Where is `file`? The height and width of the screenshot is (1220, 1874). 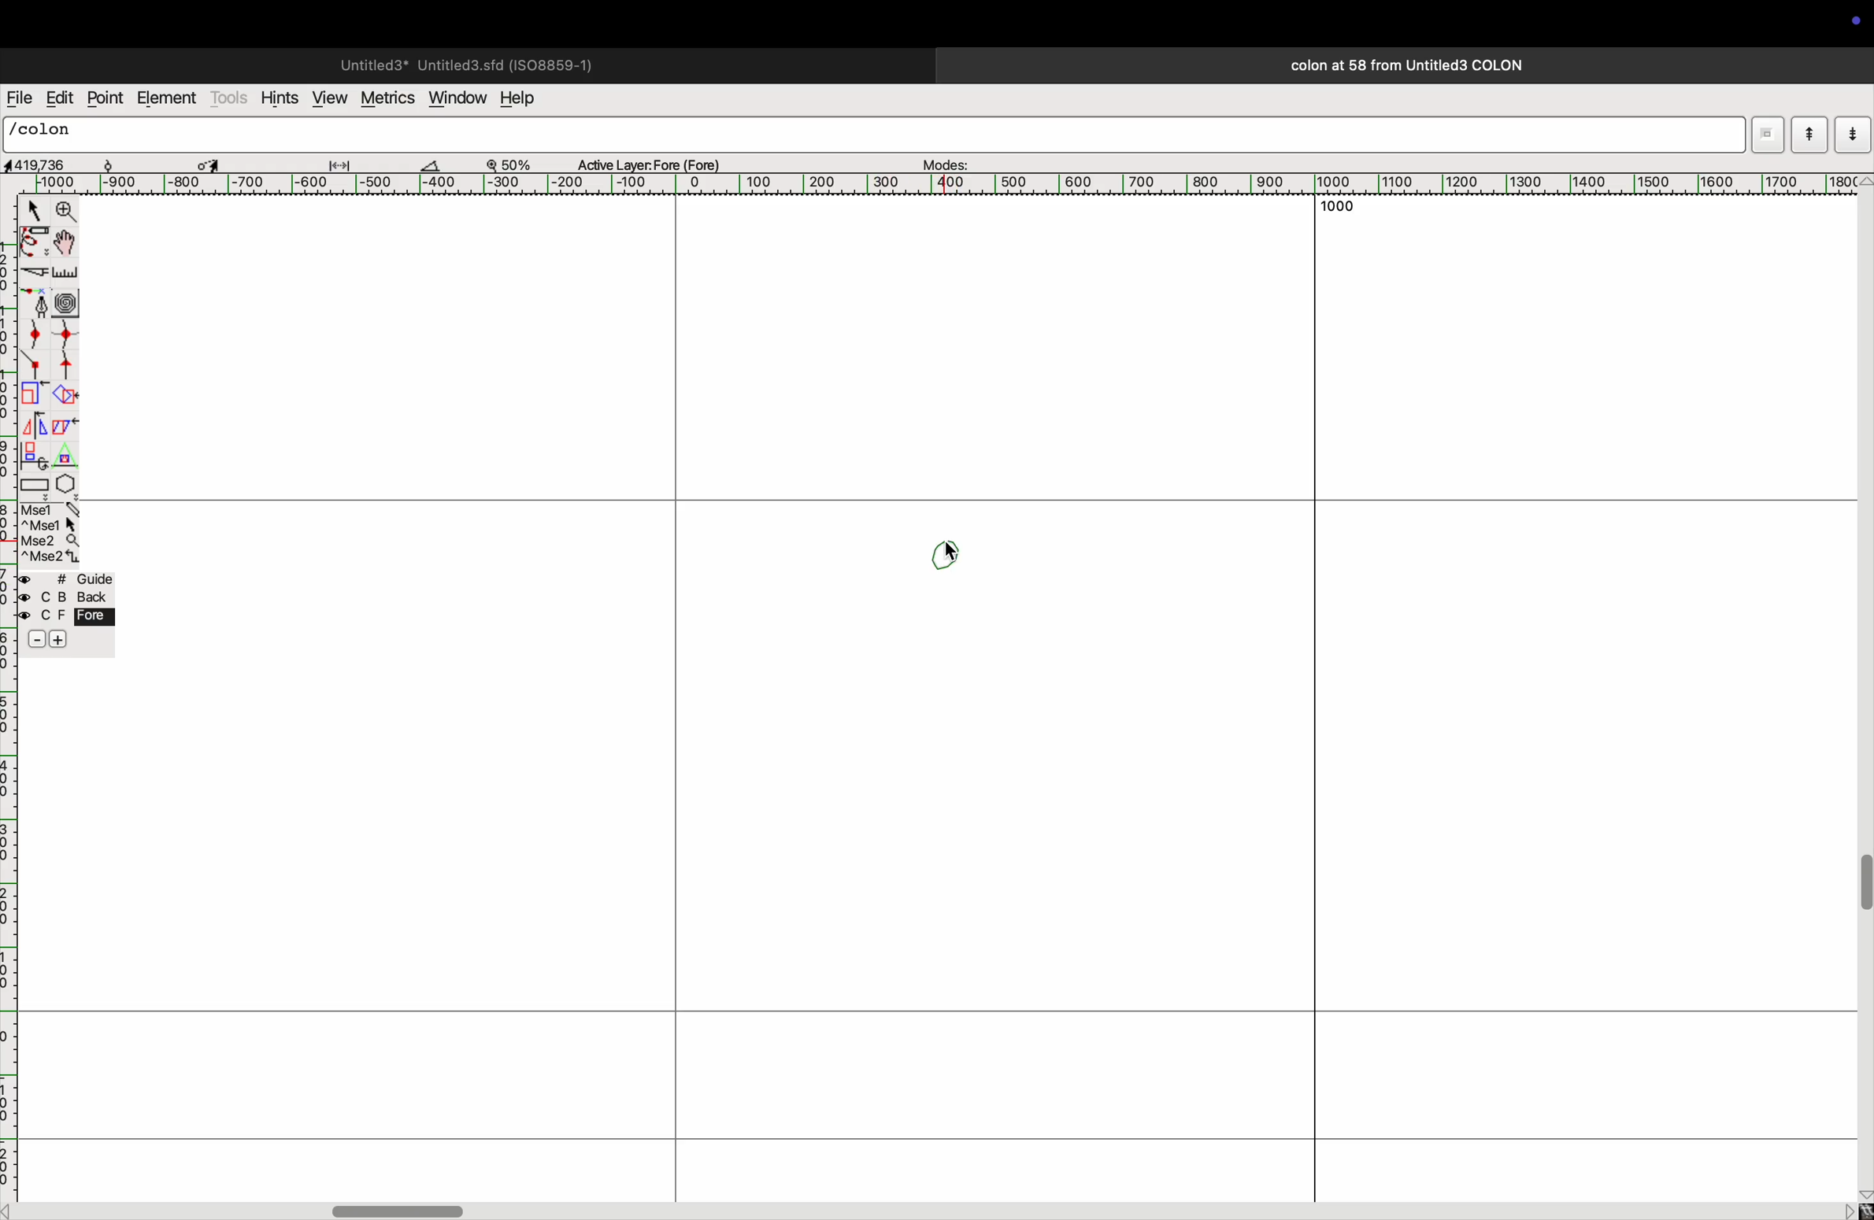
file is located at coordinates (19, 98).